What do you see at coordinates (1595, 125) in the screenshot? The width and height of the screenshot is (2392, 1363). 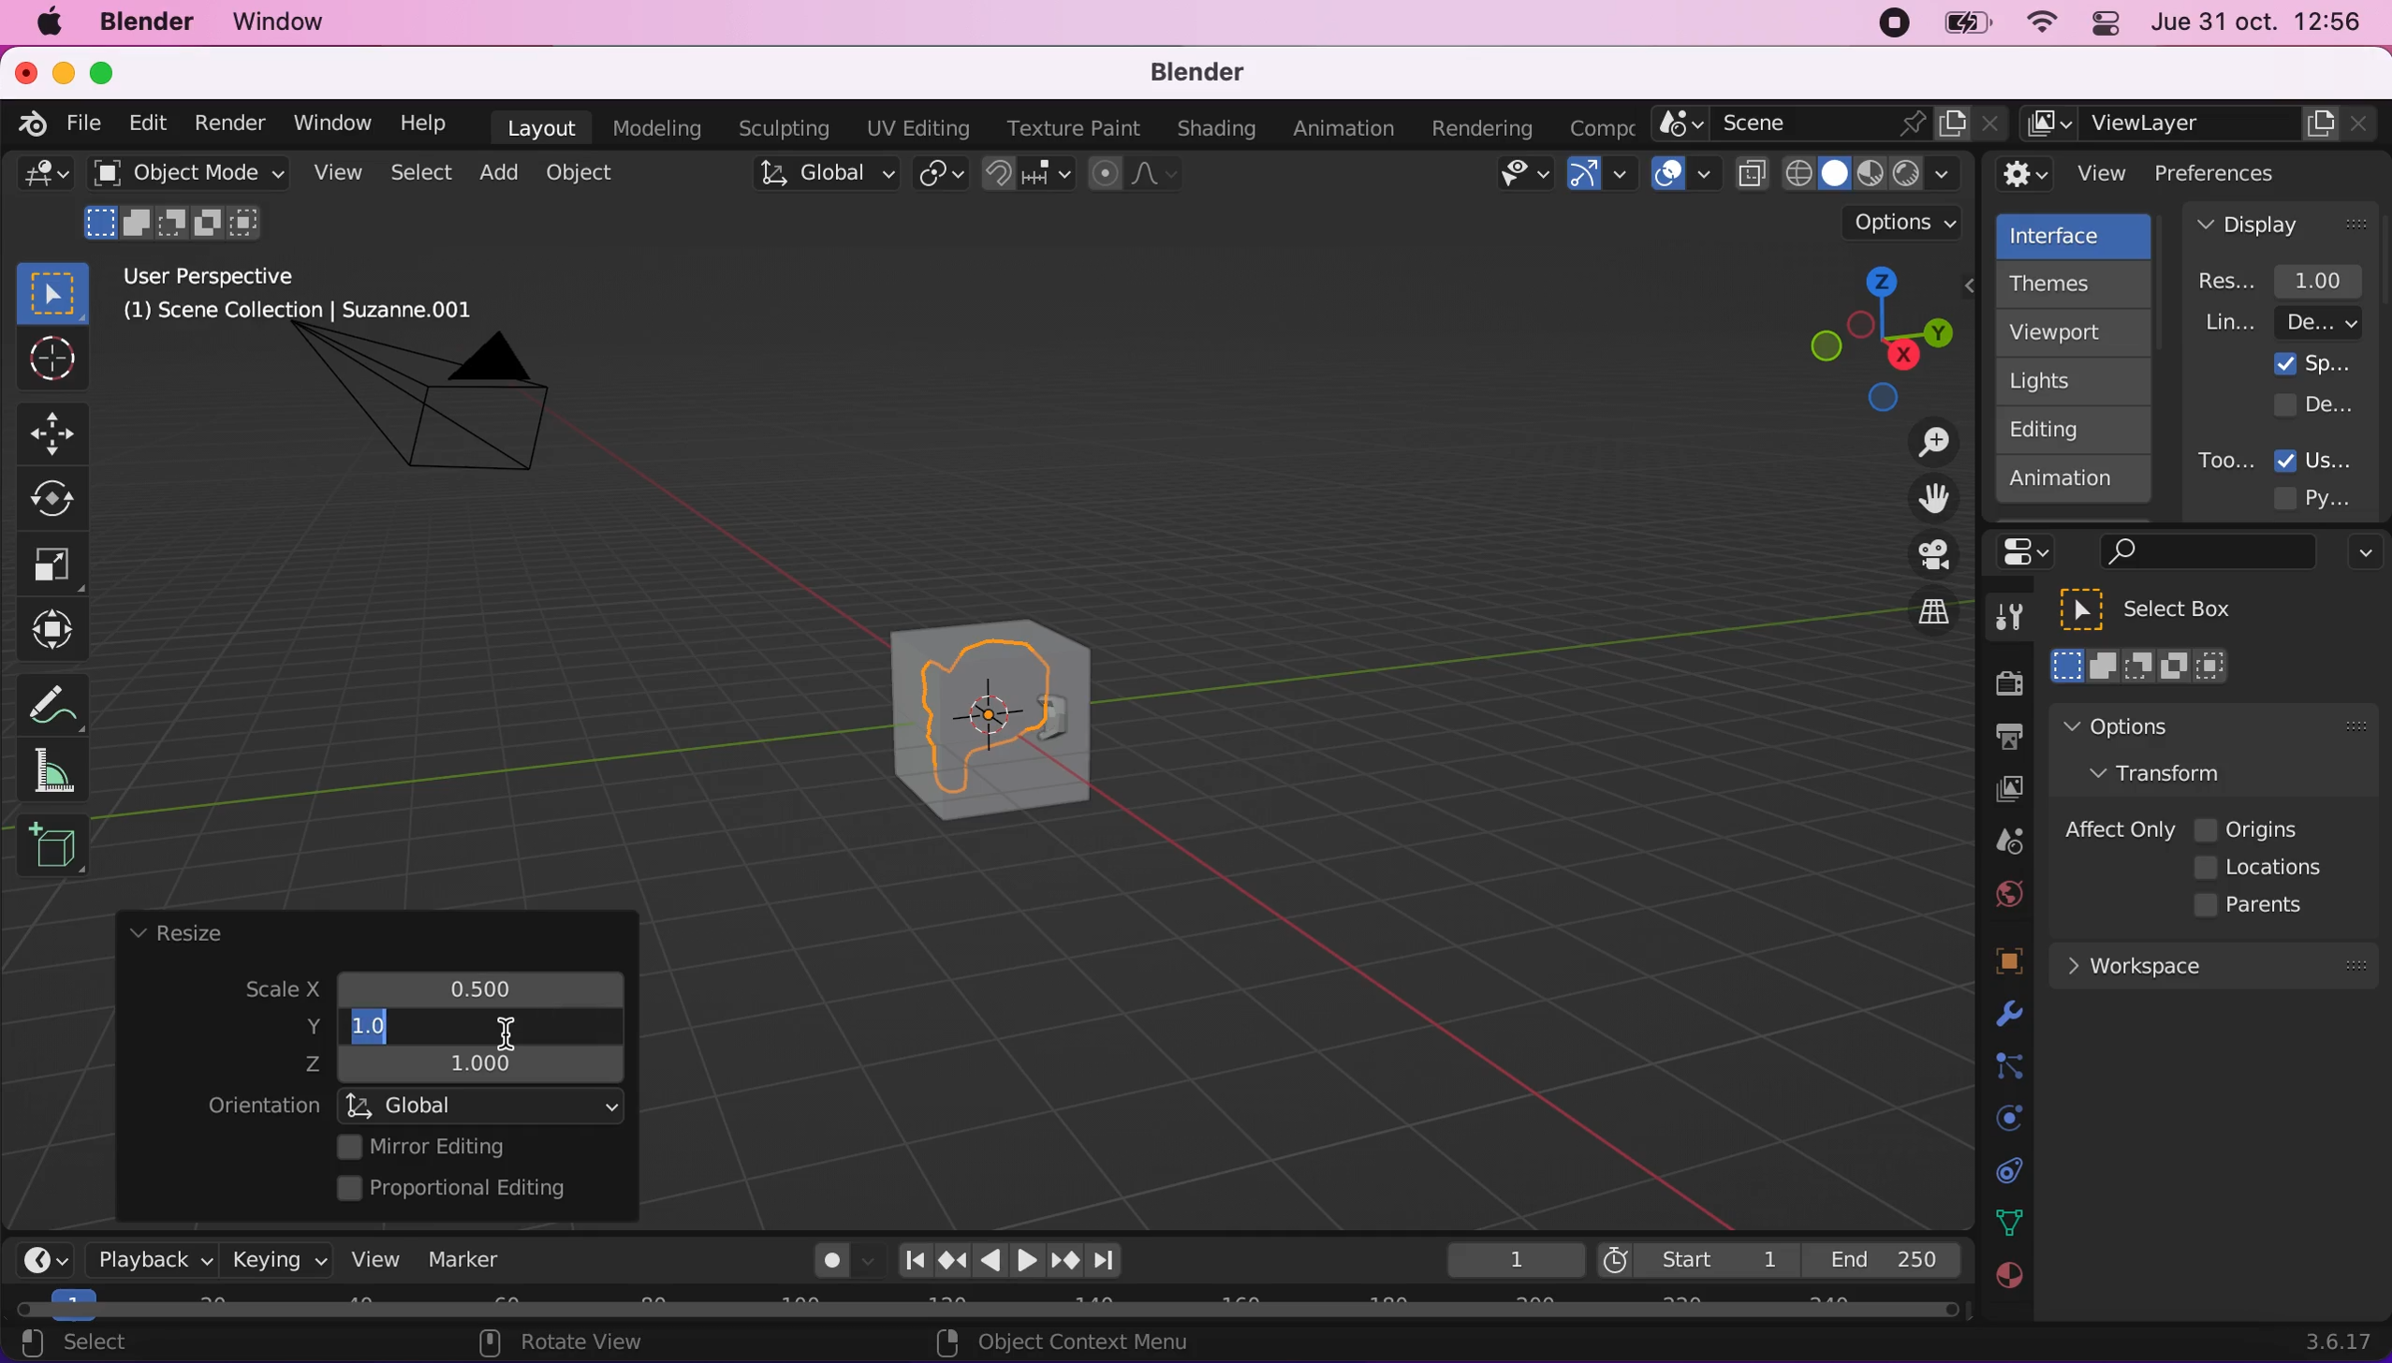 I see `active workspace` at bounding box center [1595, 125].